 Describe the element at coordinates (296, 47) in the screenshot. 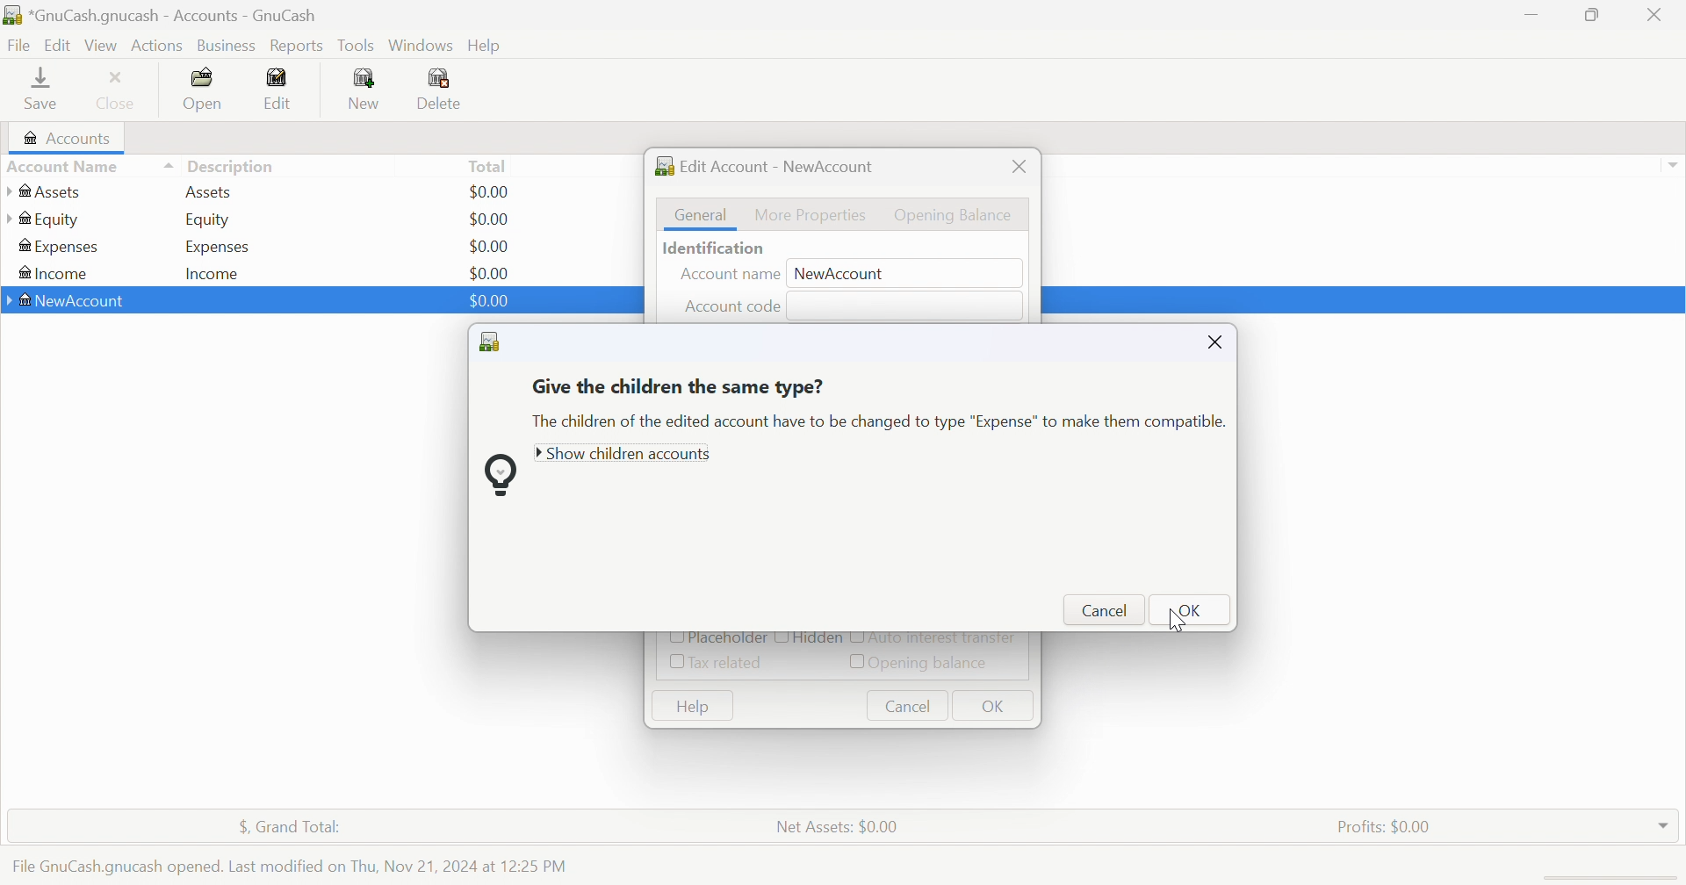

I see `Reports` at that location.